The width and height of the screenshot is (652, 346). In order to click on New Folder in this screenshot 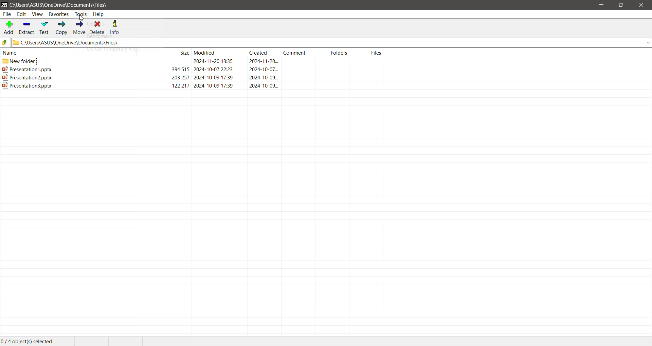, I will do `click(194, 60)`.